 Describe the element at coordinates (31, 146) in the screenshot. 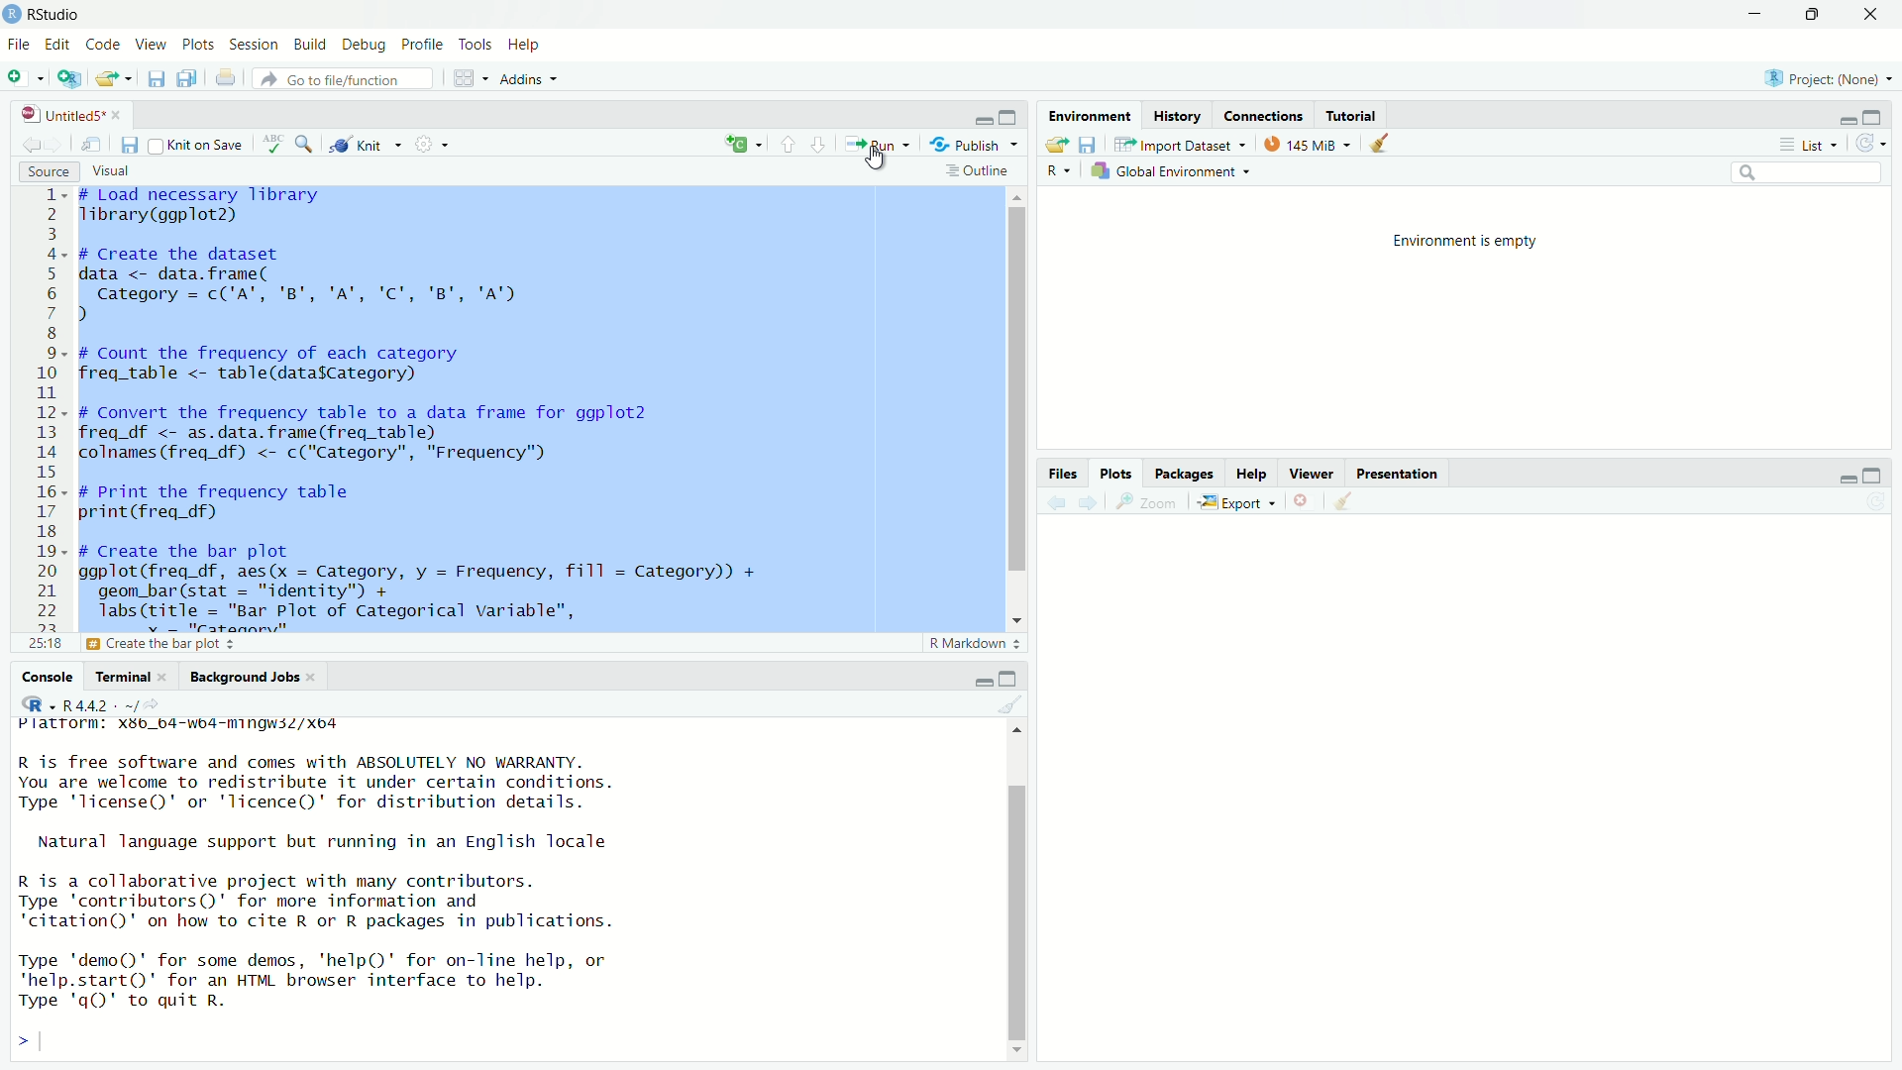

I see `go back` at that location.